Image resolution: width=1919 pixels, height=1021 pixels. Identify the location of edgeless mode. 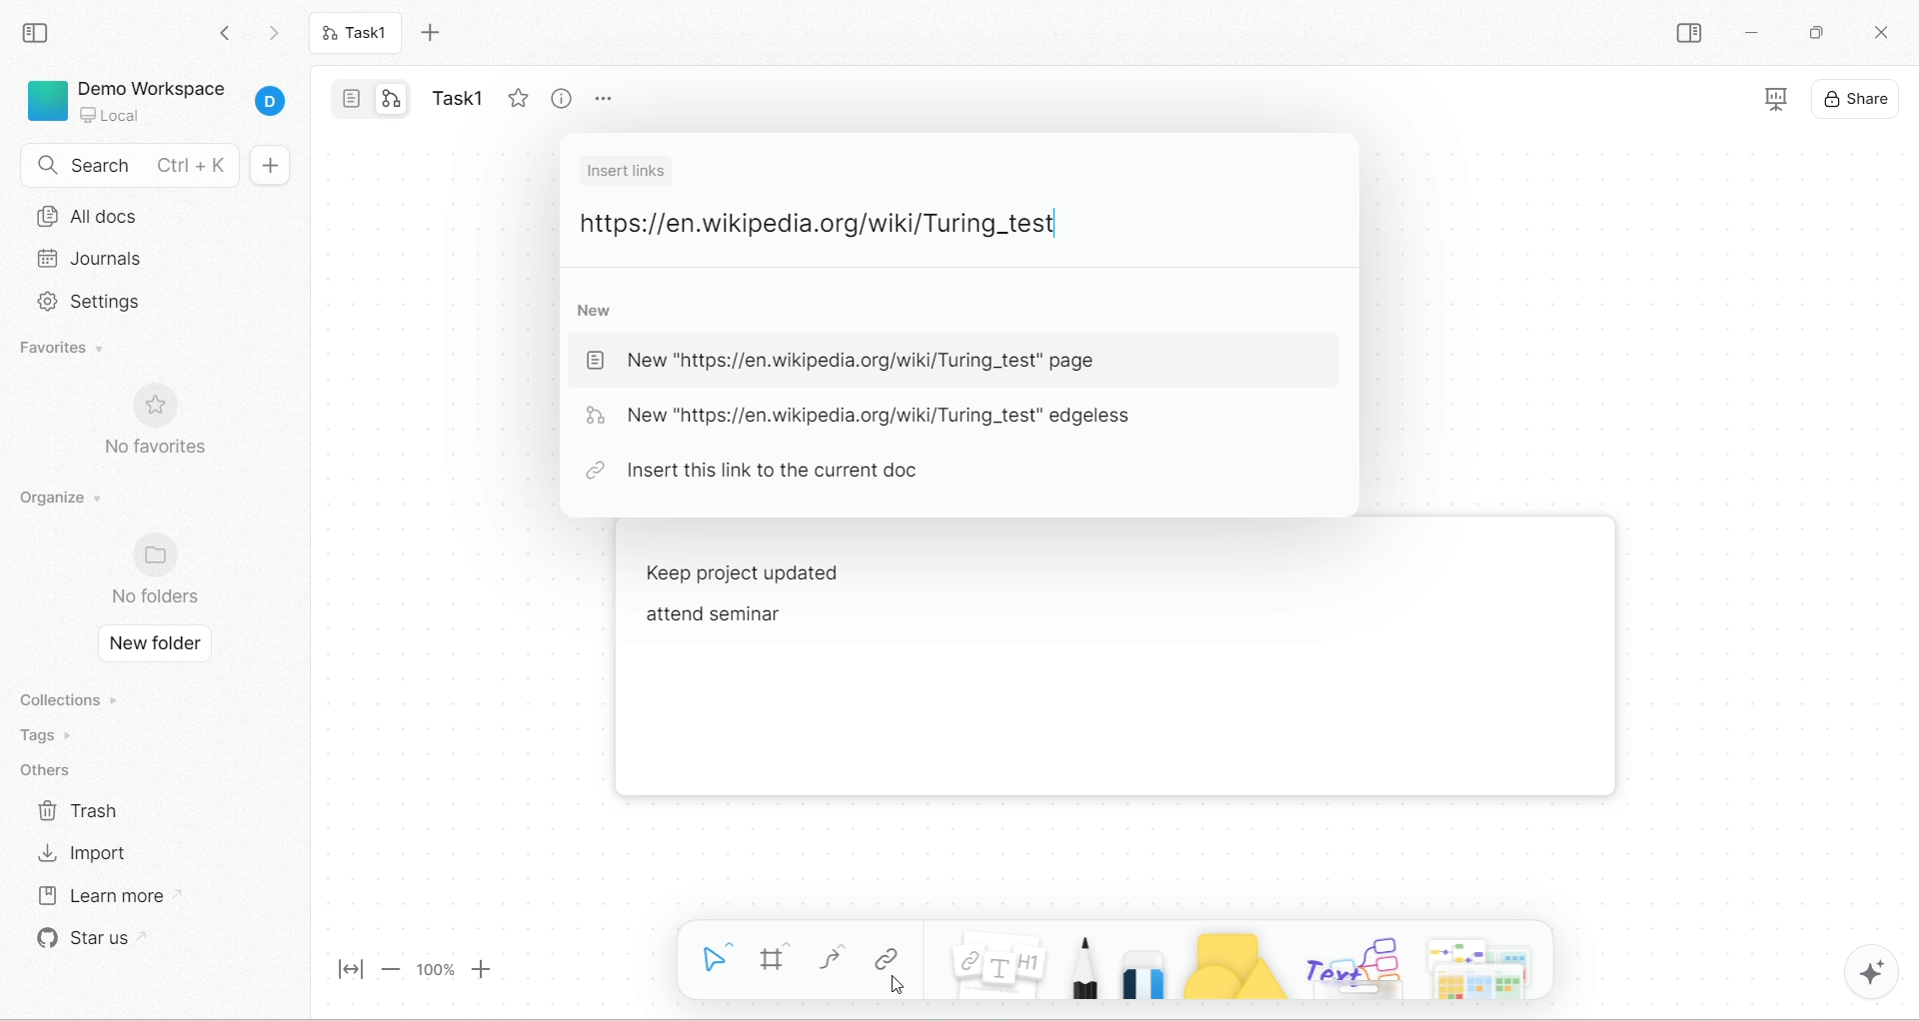
(391, 99).